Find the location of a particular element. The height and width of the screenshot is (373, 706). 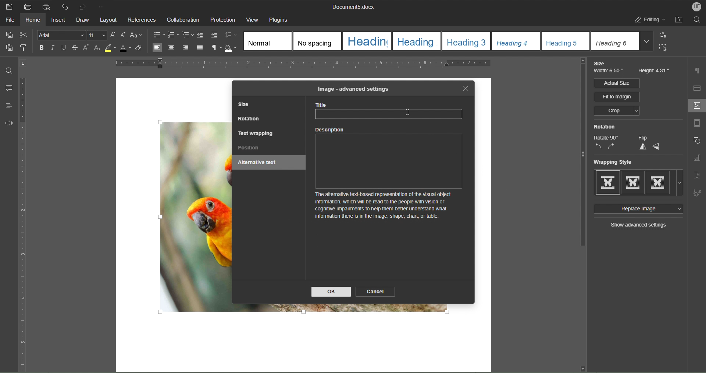

Paragraph Settings is located at coordinates (698, 70).